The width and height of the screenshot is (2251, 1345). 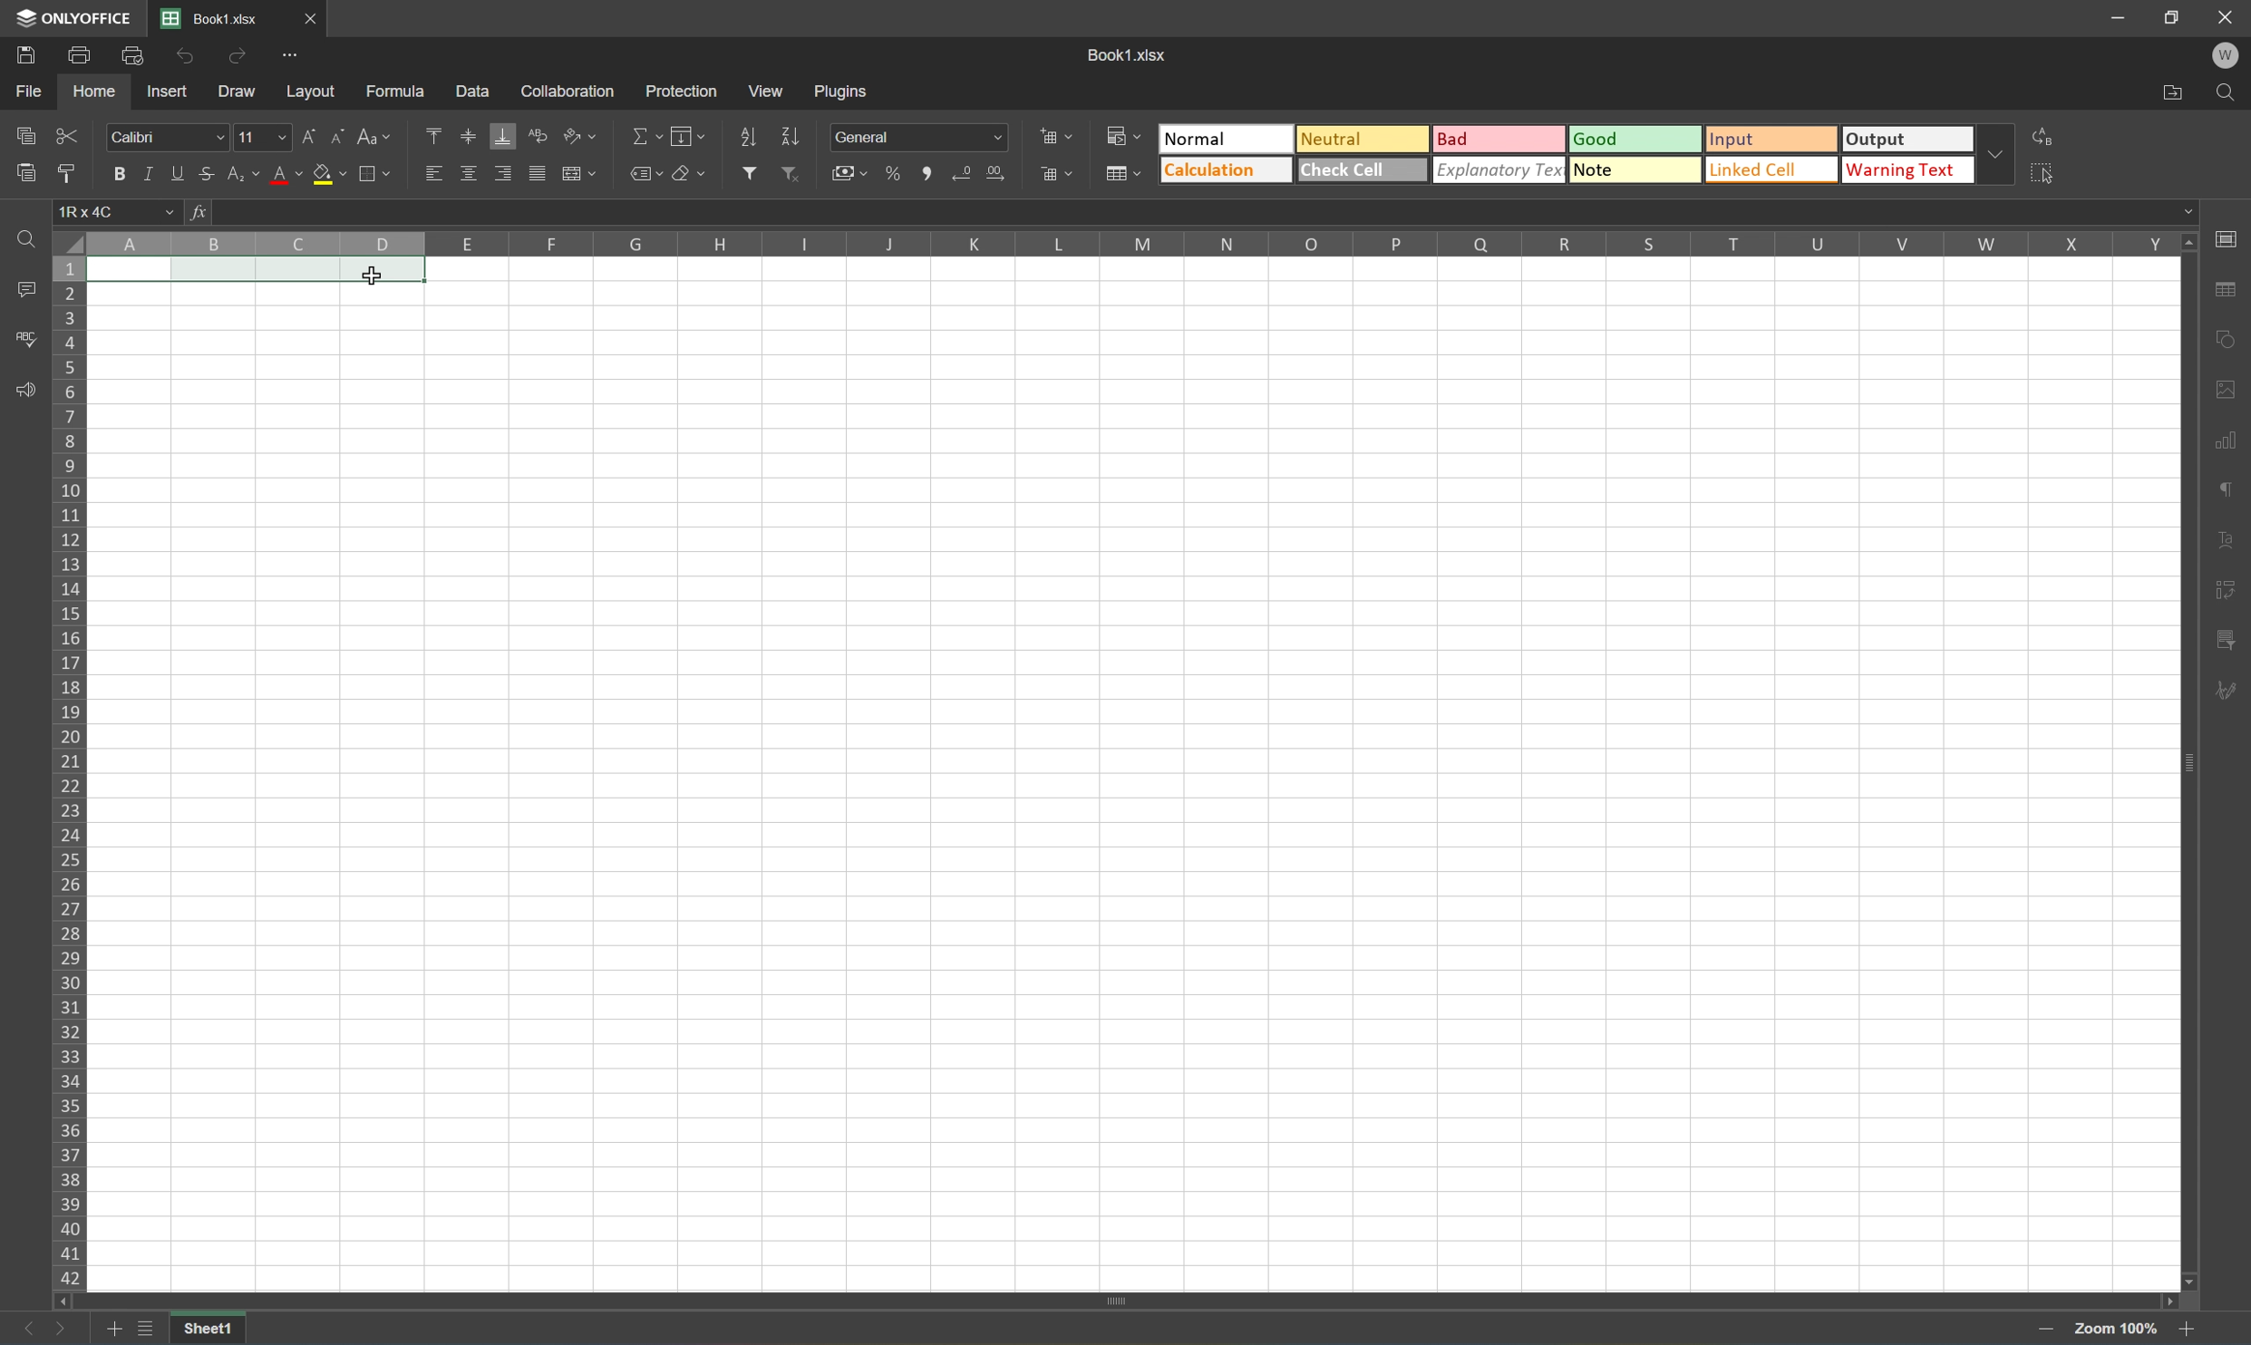 What do you see at coordinates (2223, 440) in the screenshot?
I see `Chart settings` at bounding box center [2223, 440].